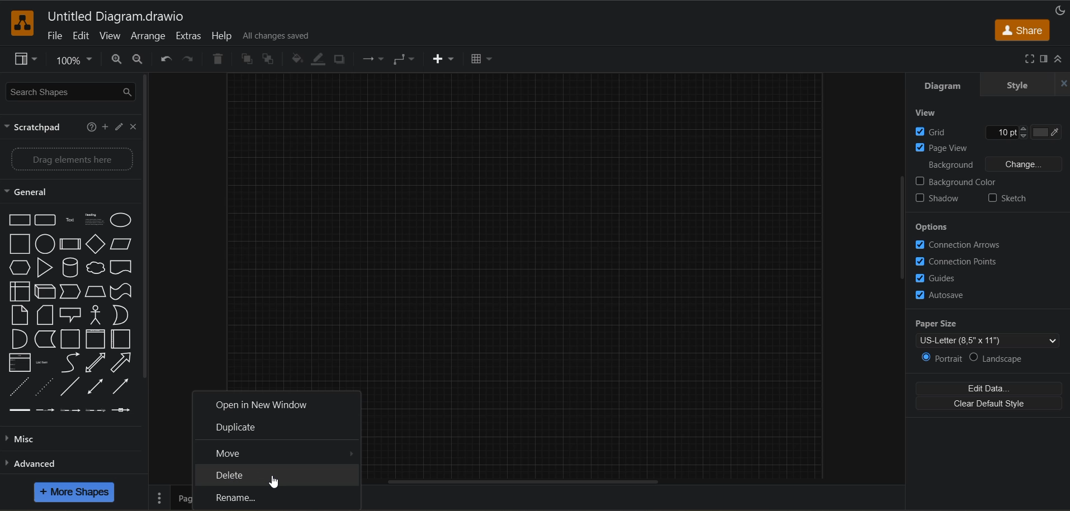 The image size is (1070, 511). What do you see at coordinates (111, 36) in the screenshot?
I see `view` at bounding box center [111, 36].